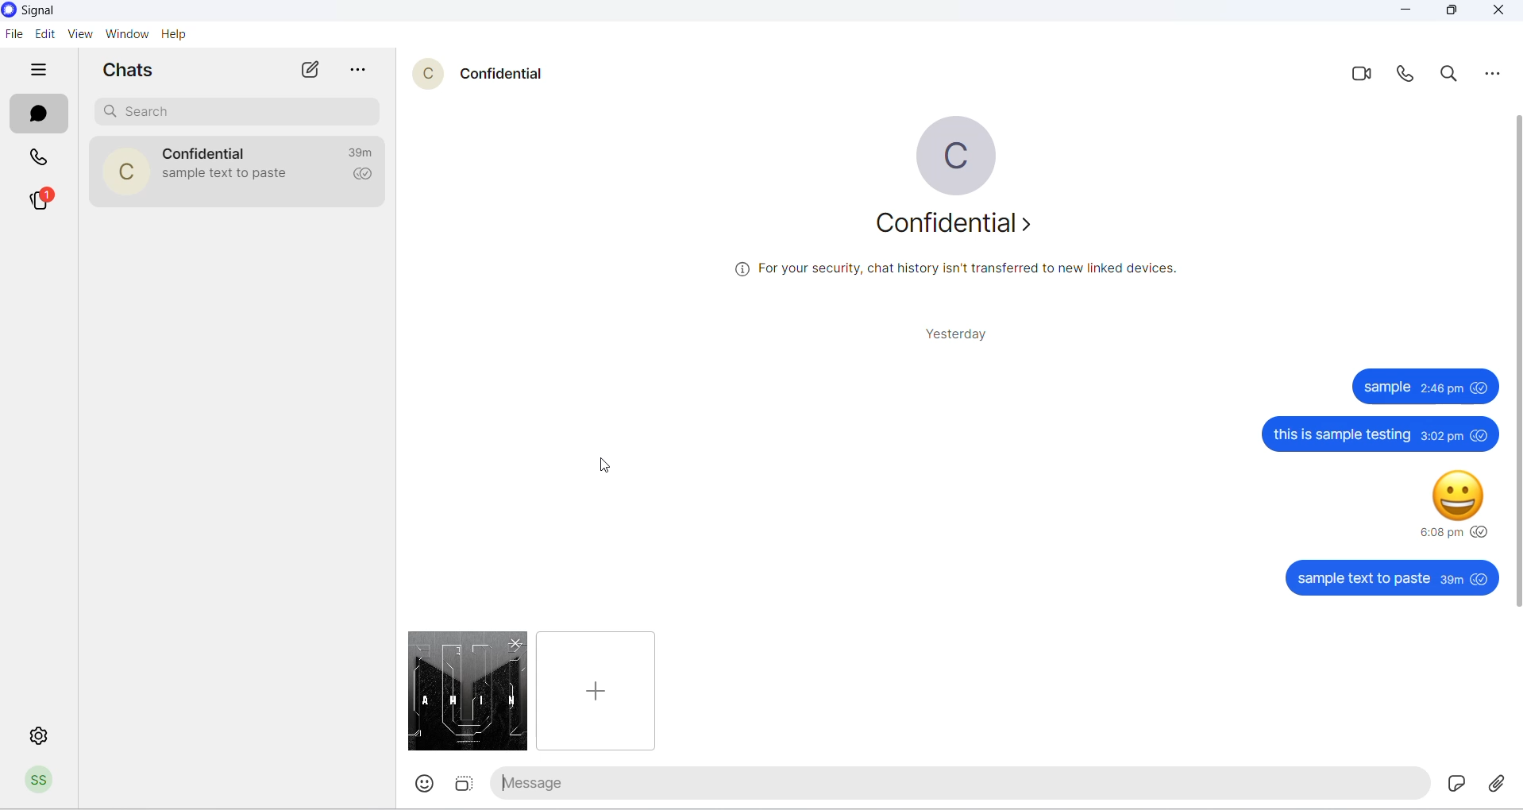 The width and height of the screenshot is (1523, 810). What do you see at coordinates (175, 35) in the screenshot?
I see `Help` at bounding box center [175, 35].